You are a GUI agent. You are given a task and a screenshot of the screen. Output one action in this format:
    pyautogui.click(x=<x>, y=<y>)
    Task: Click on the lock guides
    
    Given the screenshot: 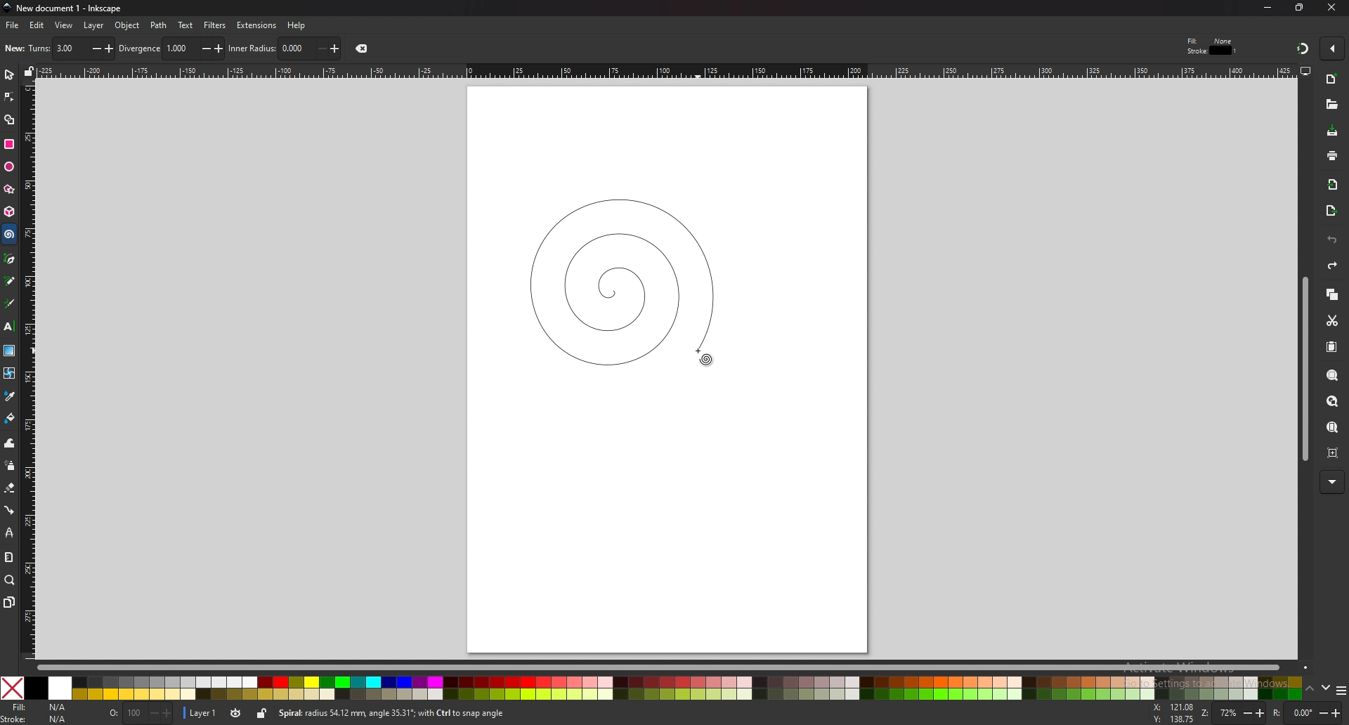 What is the action you would take?
    pyautogui.click(x=30, y=72)
    